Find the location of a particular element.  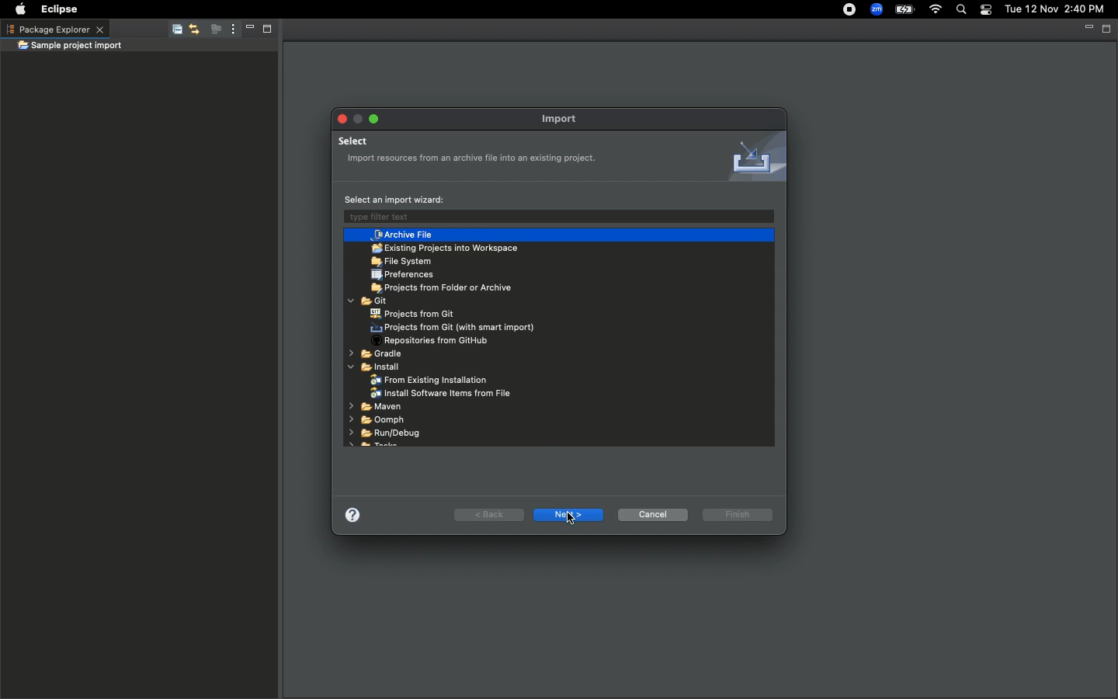

Install software items from file is located at coordinates (443, 394).